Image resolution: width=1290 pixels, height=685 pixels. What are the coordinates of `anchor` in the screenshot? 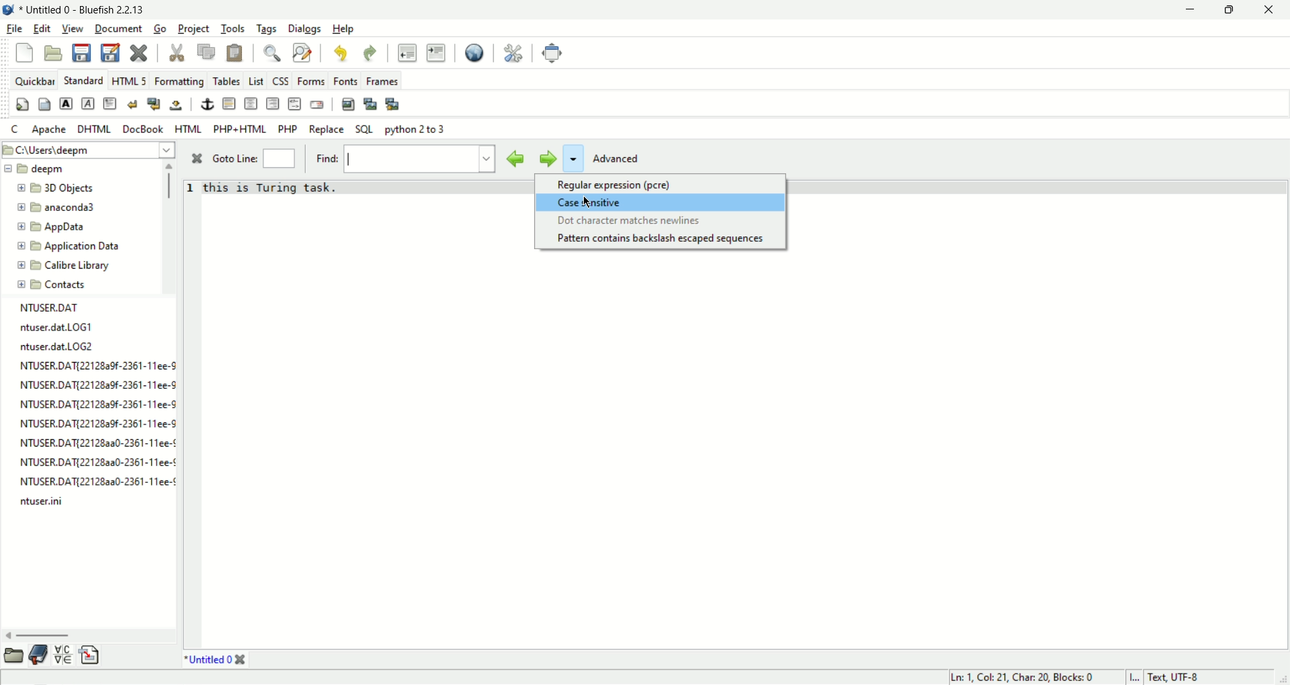 It's located at (208, 103).